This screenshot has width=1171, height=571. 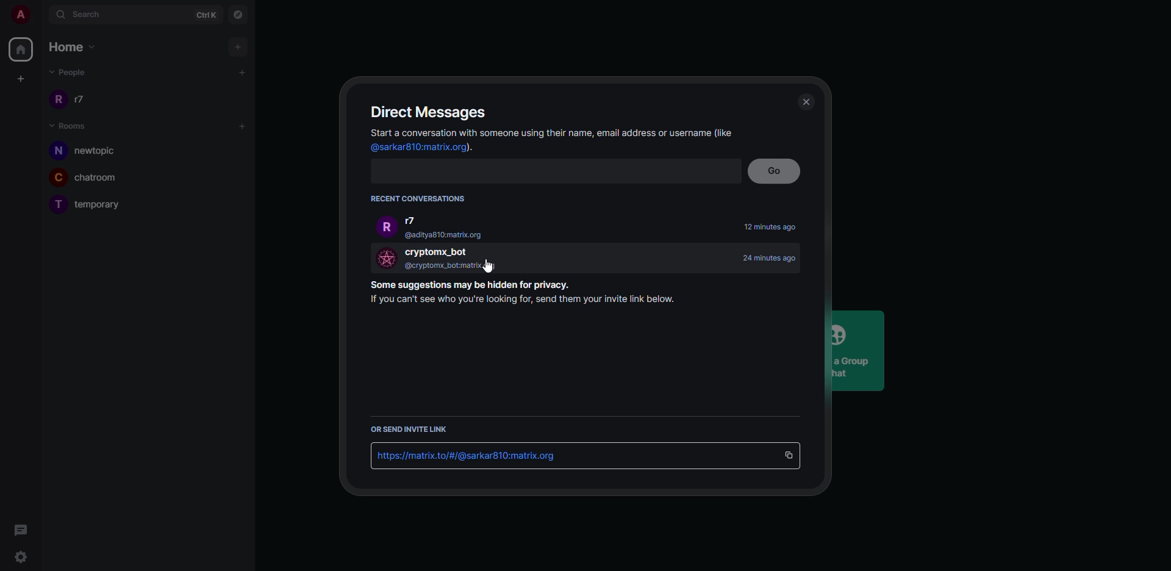 I want to click on create space, so click(x=21, y=78).